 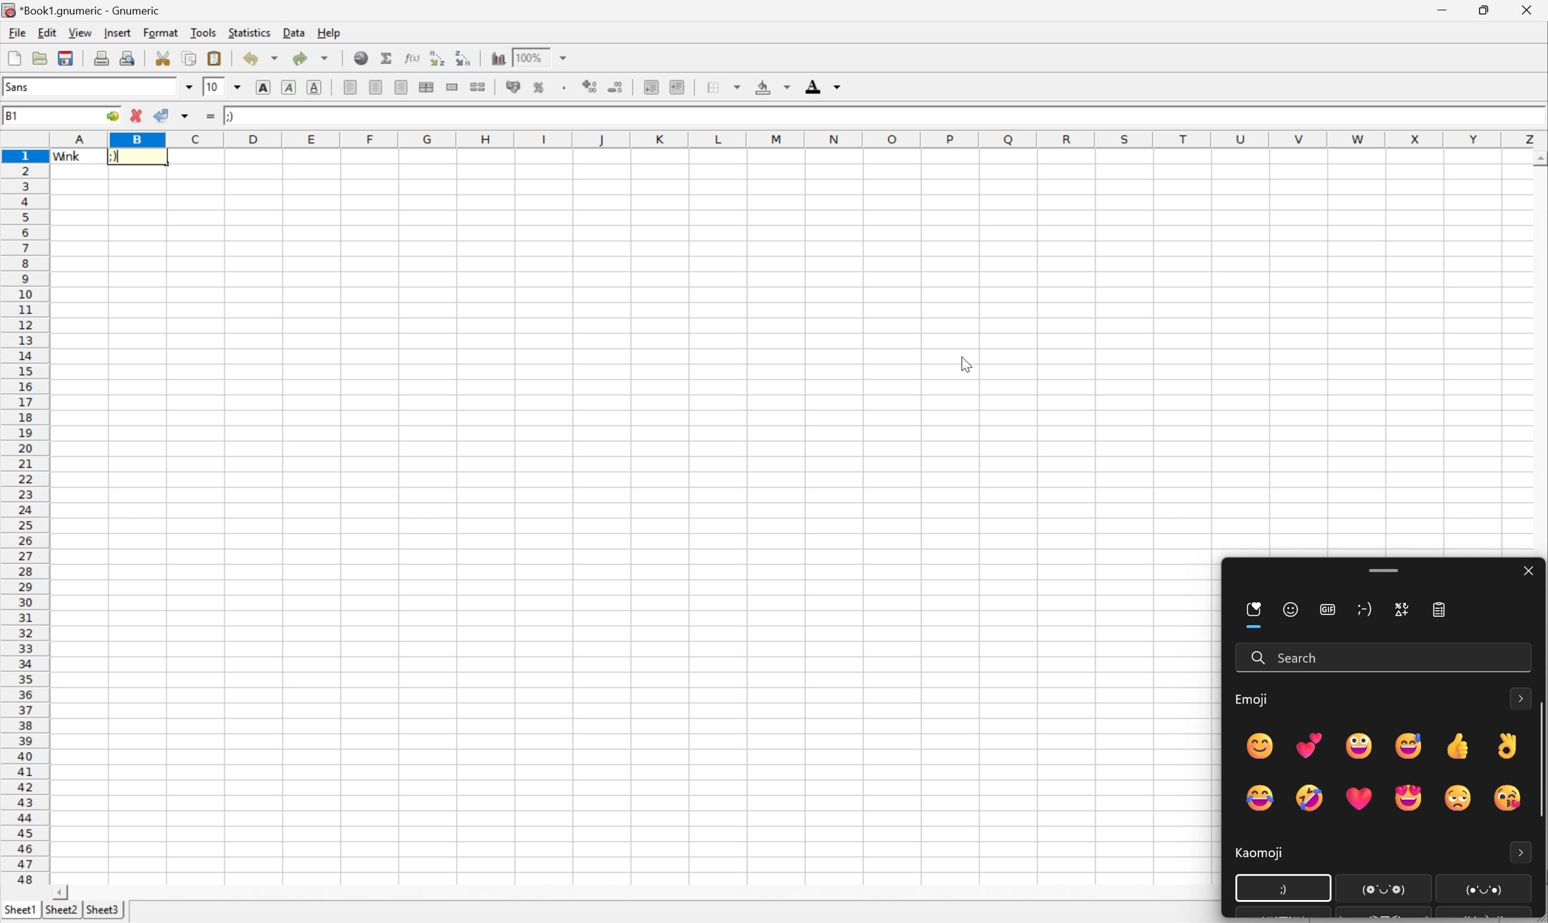 I want to click on restore down, so click(x=1486, y=11).